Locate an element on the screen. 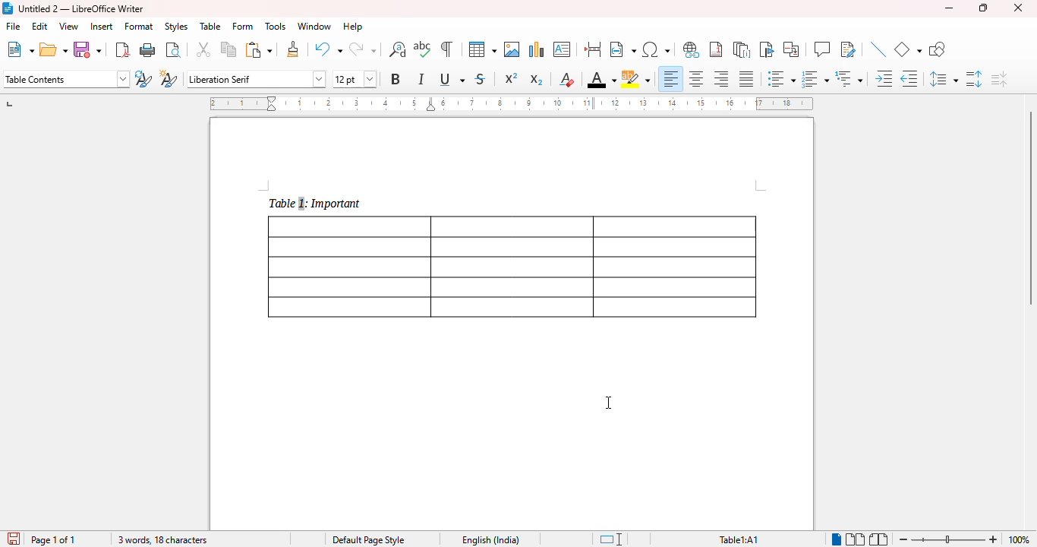 The image size is (1037, 547). increase paragraph spacing is located at coordinates (974, 79).